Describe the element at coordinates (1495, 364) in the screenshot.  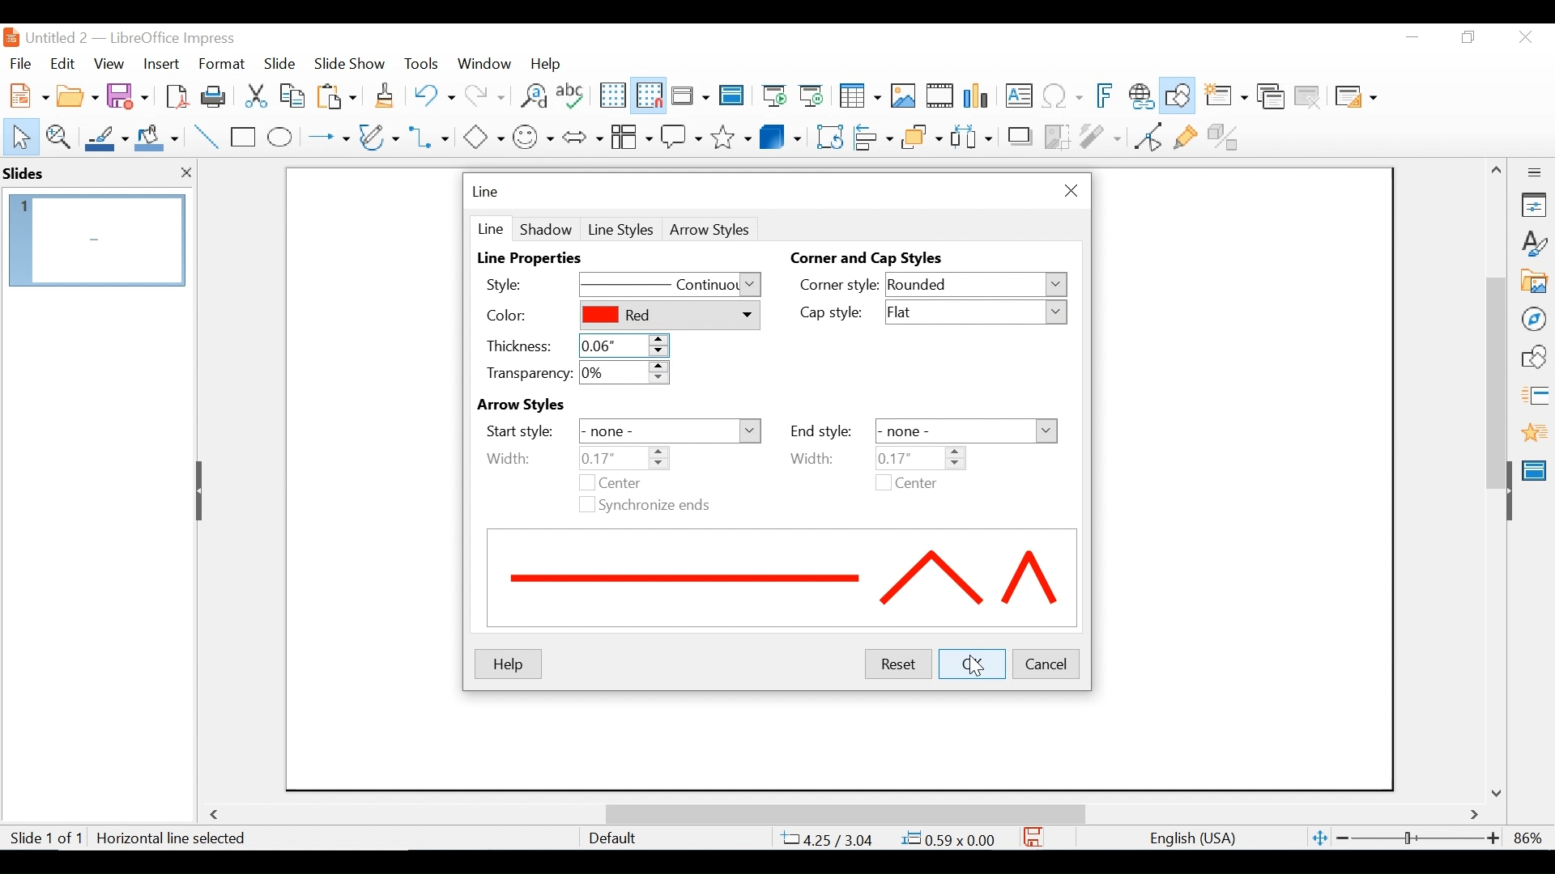
I see `Vertical Scrollbar` at that location.